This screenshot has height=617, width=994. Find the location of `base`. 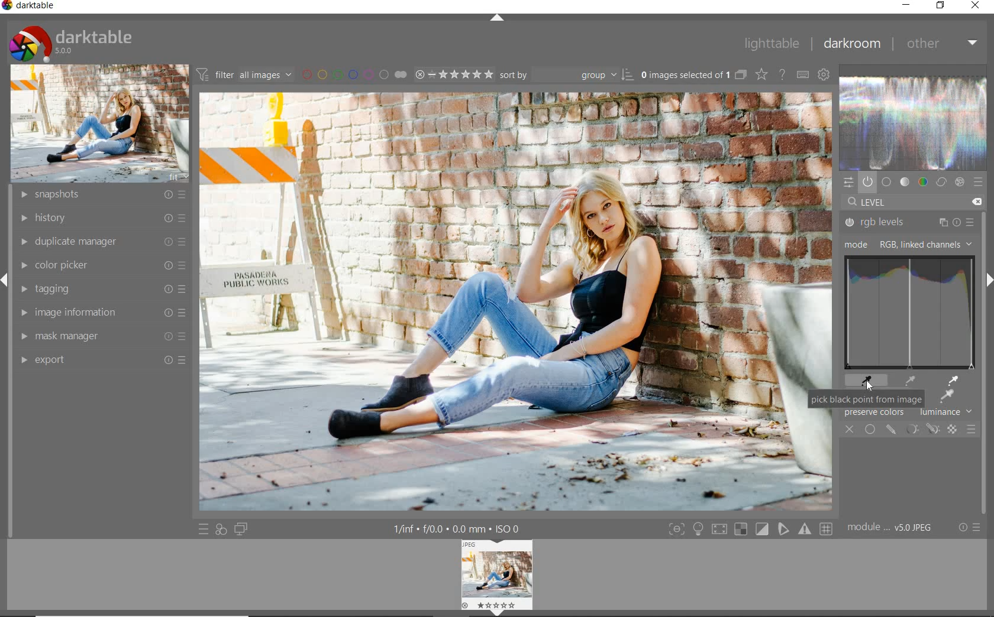

base is located at coordinates (887, 181).